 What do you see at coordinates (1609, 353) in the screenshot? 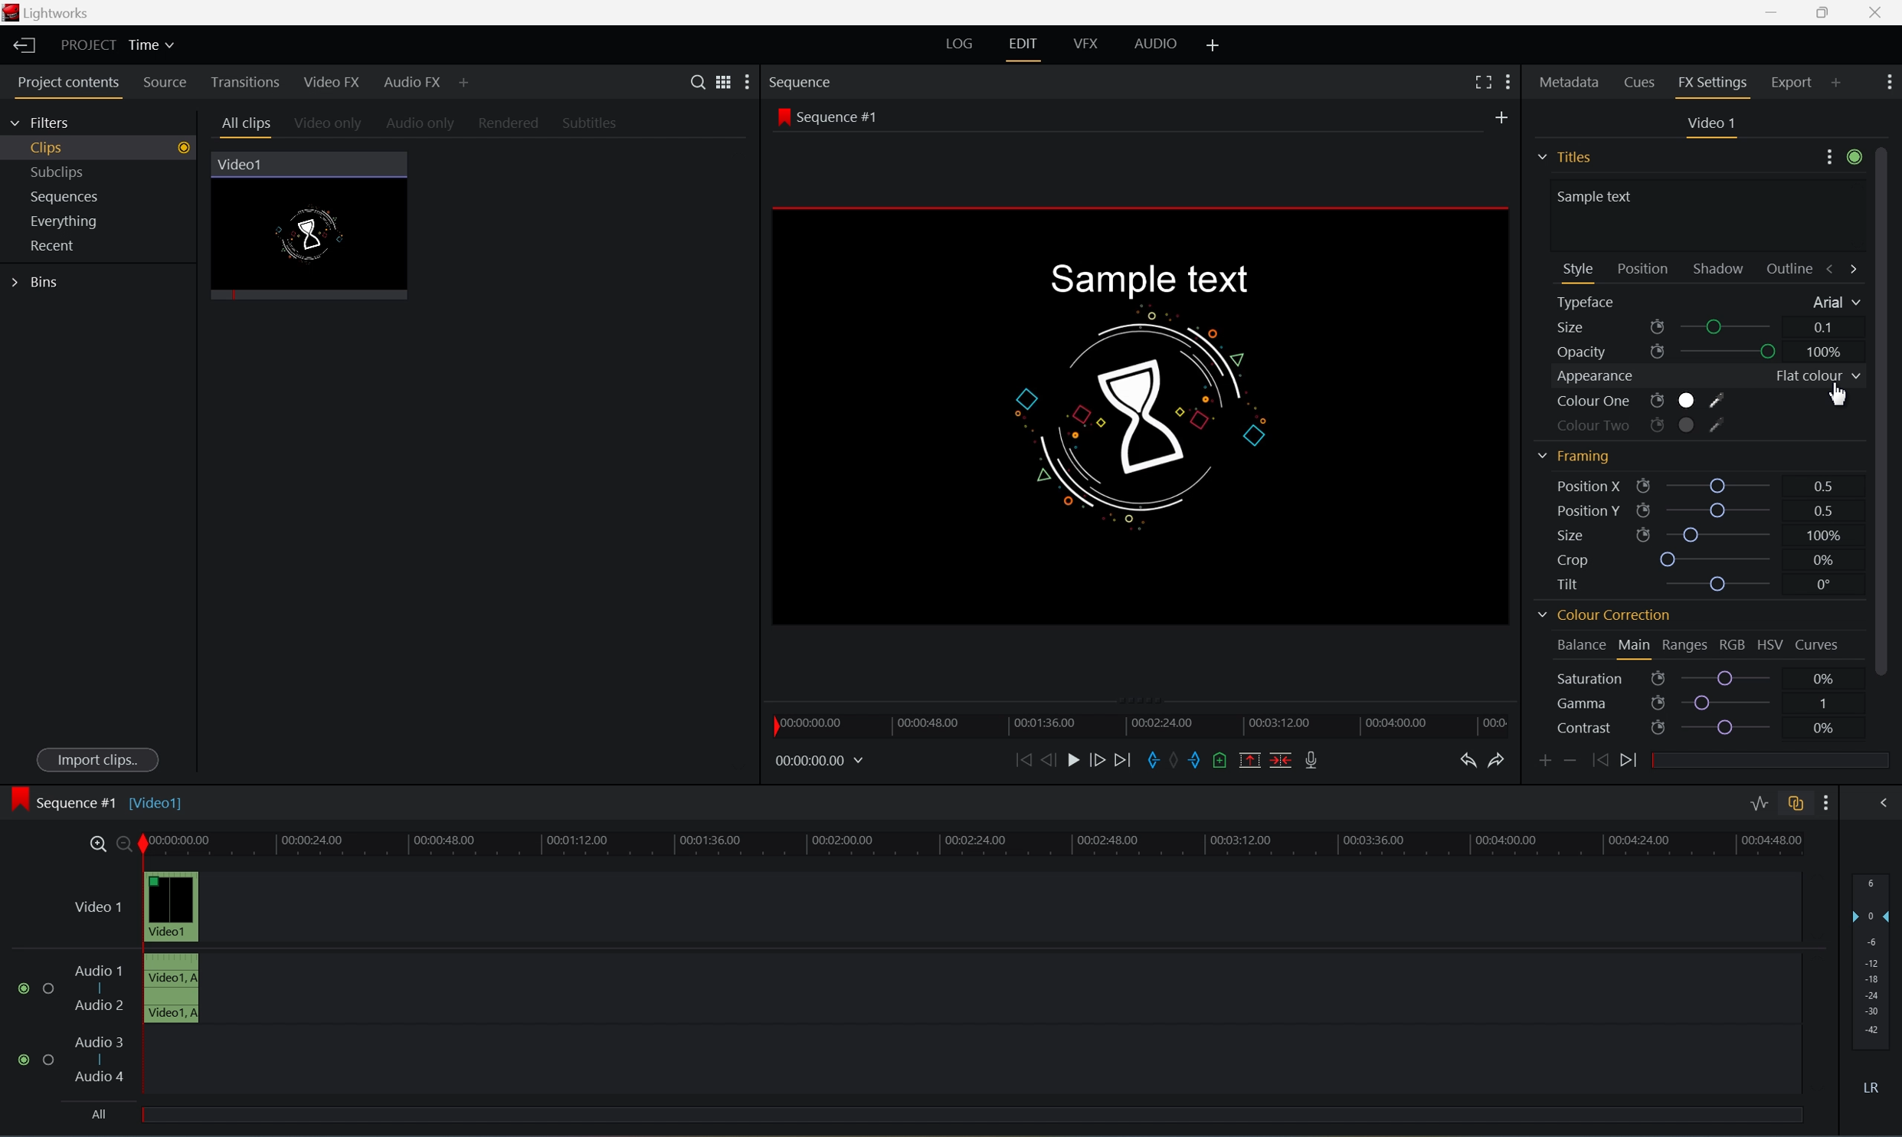
I see `opacity` at bounding box center [1609, 353].